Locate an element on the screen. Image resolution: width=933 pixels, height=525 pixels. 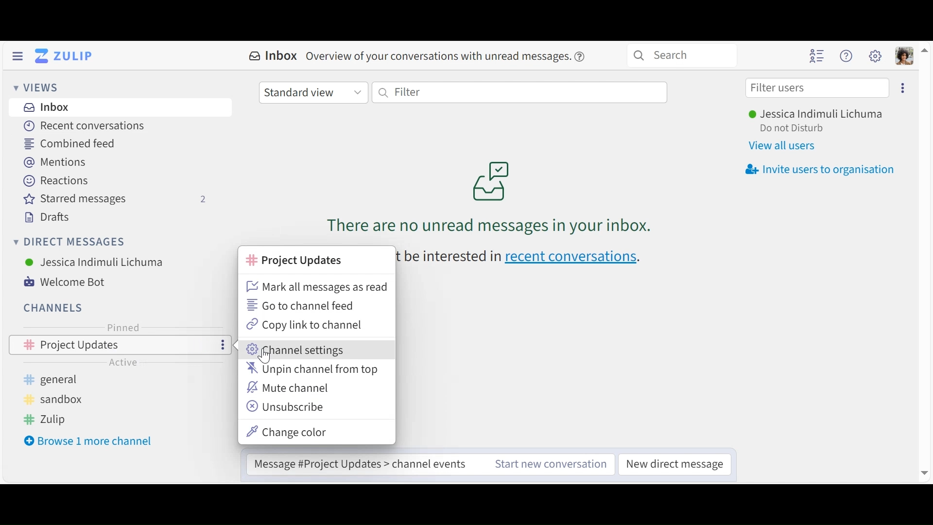
#channel is located at coordinates (296, 260).